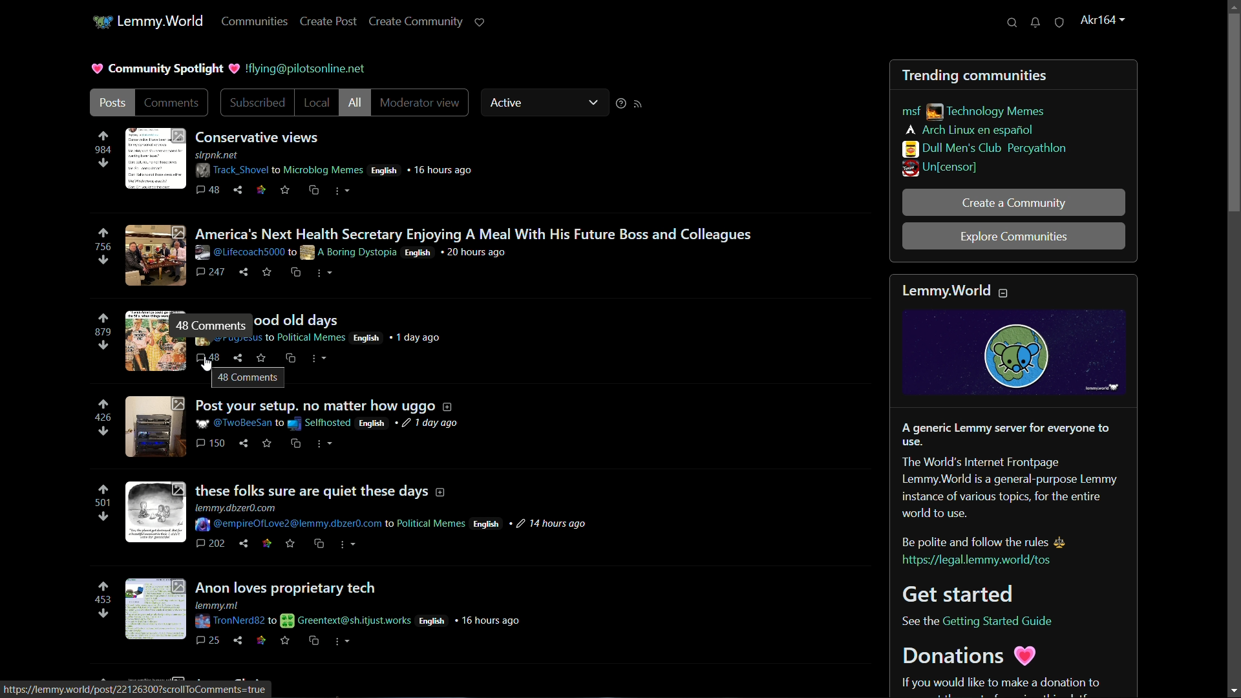  What do you see at coordinates (317, 103) in the screenshot?
I see `local` at bounding box center [317, 103].